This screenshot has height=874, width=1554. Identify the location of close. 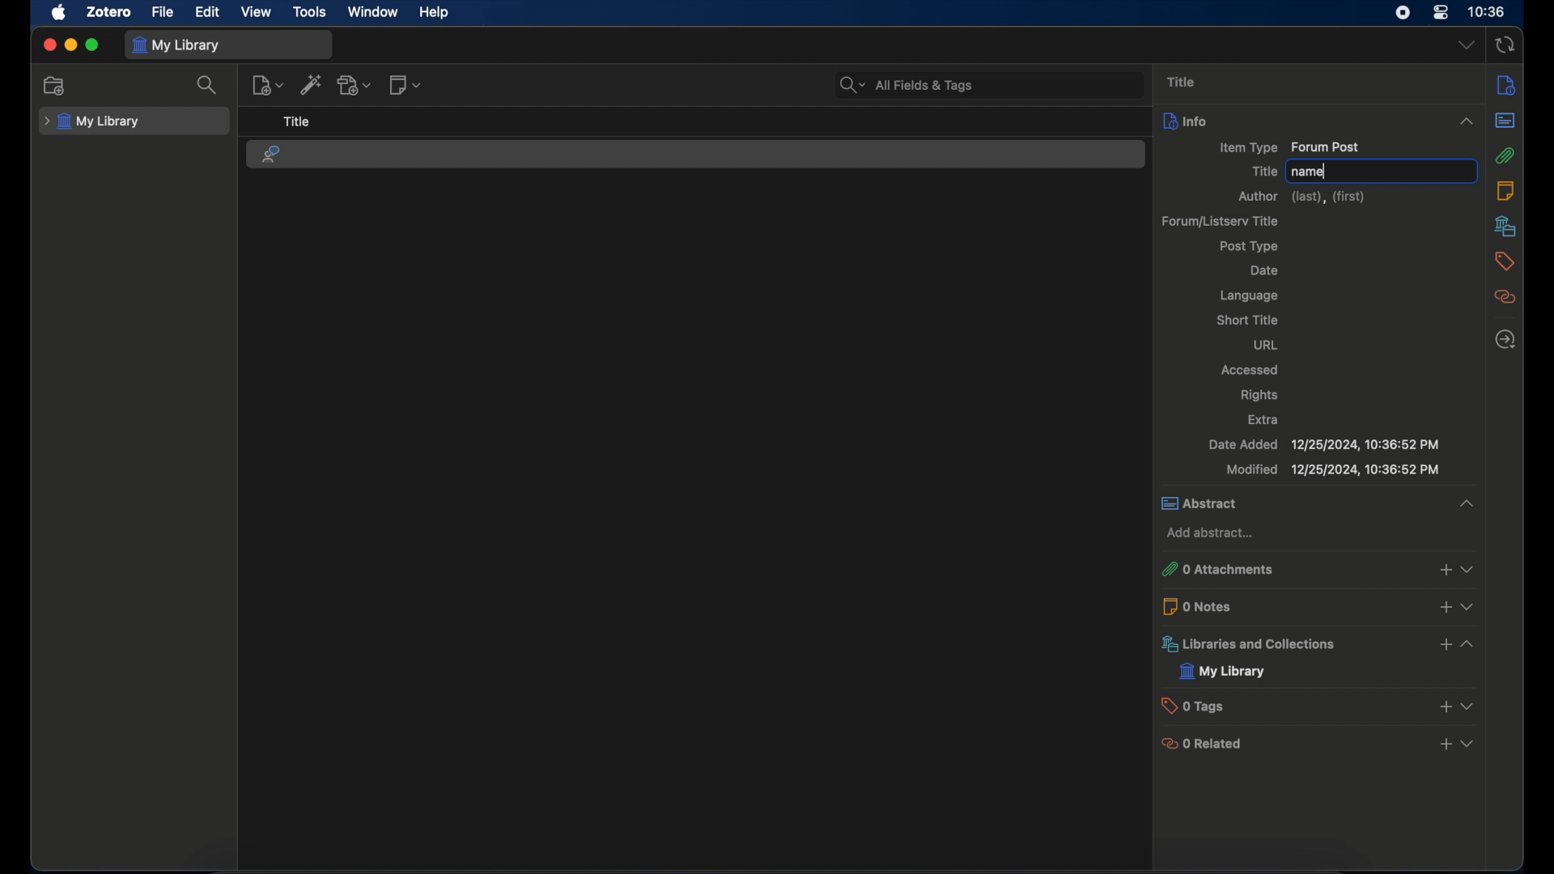
(49, 45).